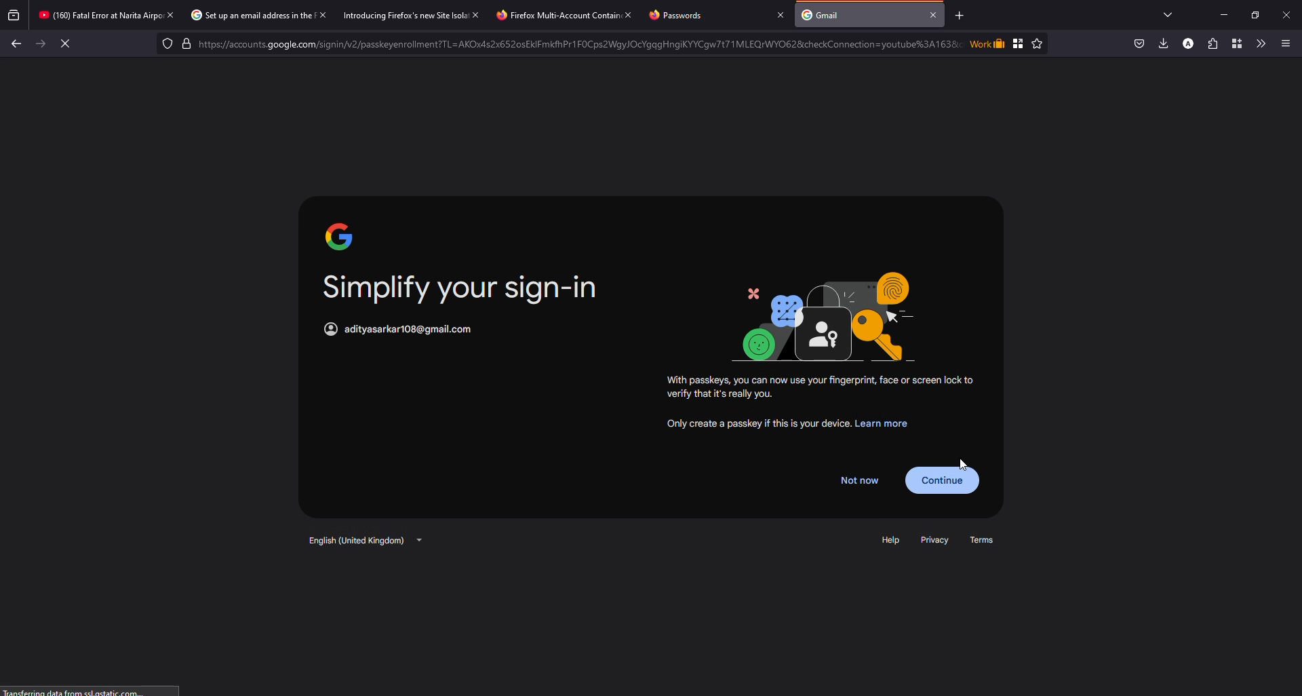  I want to click on extensions, so click(1210, 43).